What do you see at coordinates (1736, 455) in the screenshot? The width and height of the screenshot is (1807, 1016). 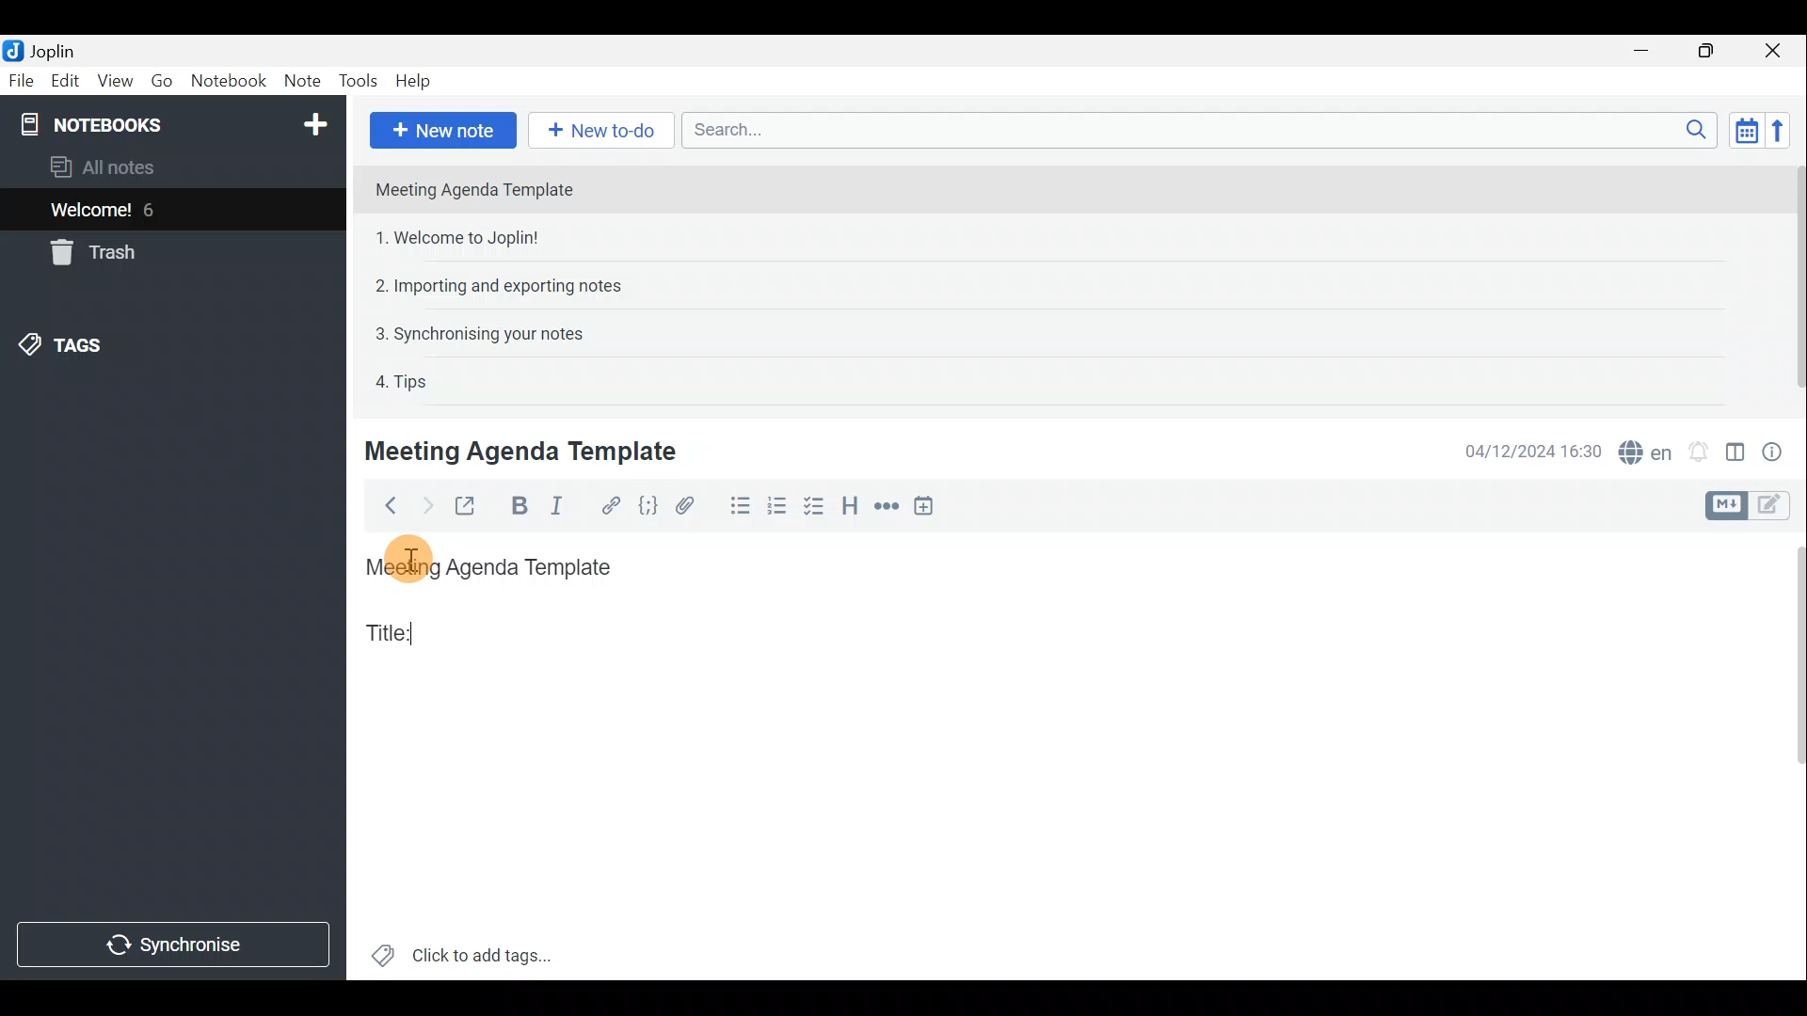 I see `Toggle editor layout` at bounding box center [1736, 455].